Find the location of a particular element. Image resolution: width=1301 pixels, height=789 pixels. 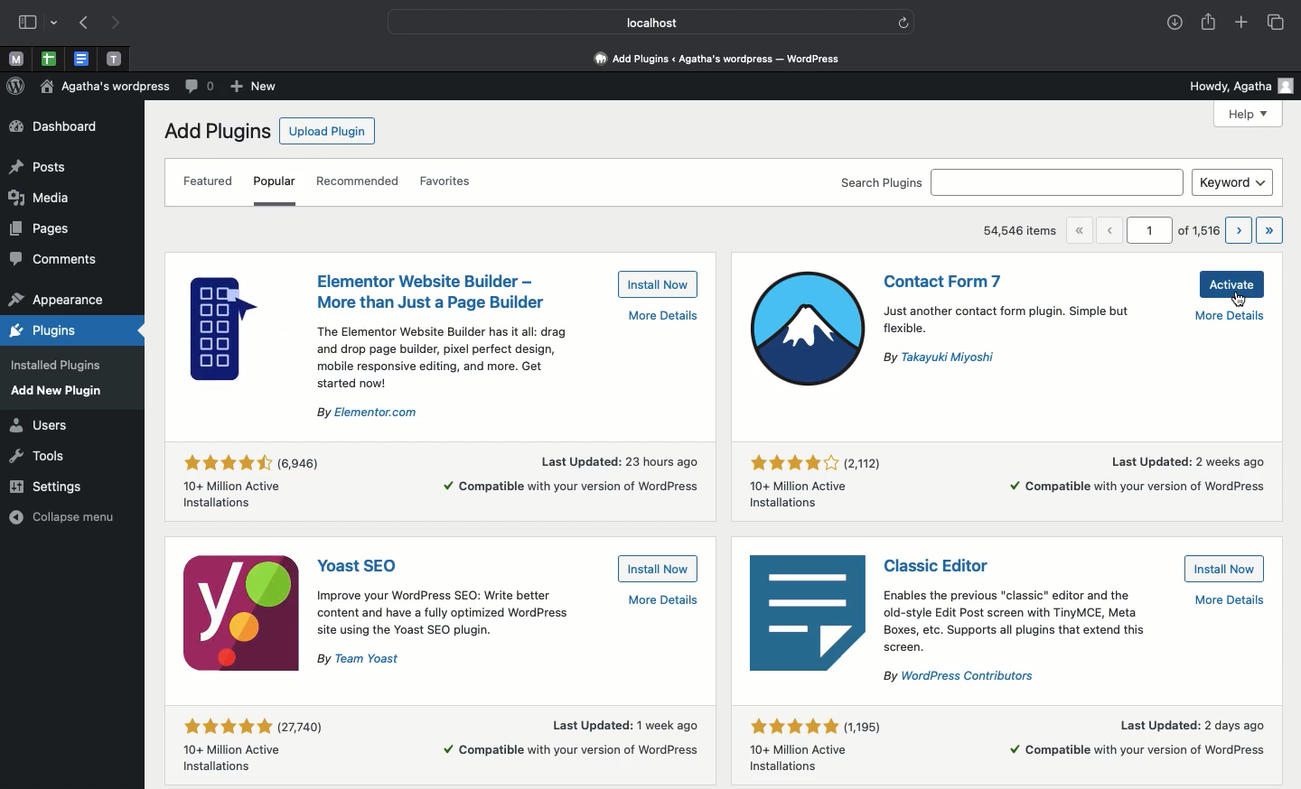

More details is located at coordinates (1138, 478).